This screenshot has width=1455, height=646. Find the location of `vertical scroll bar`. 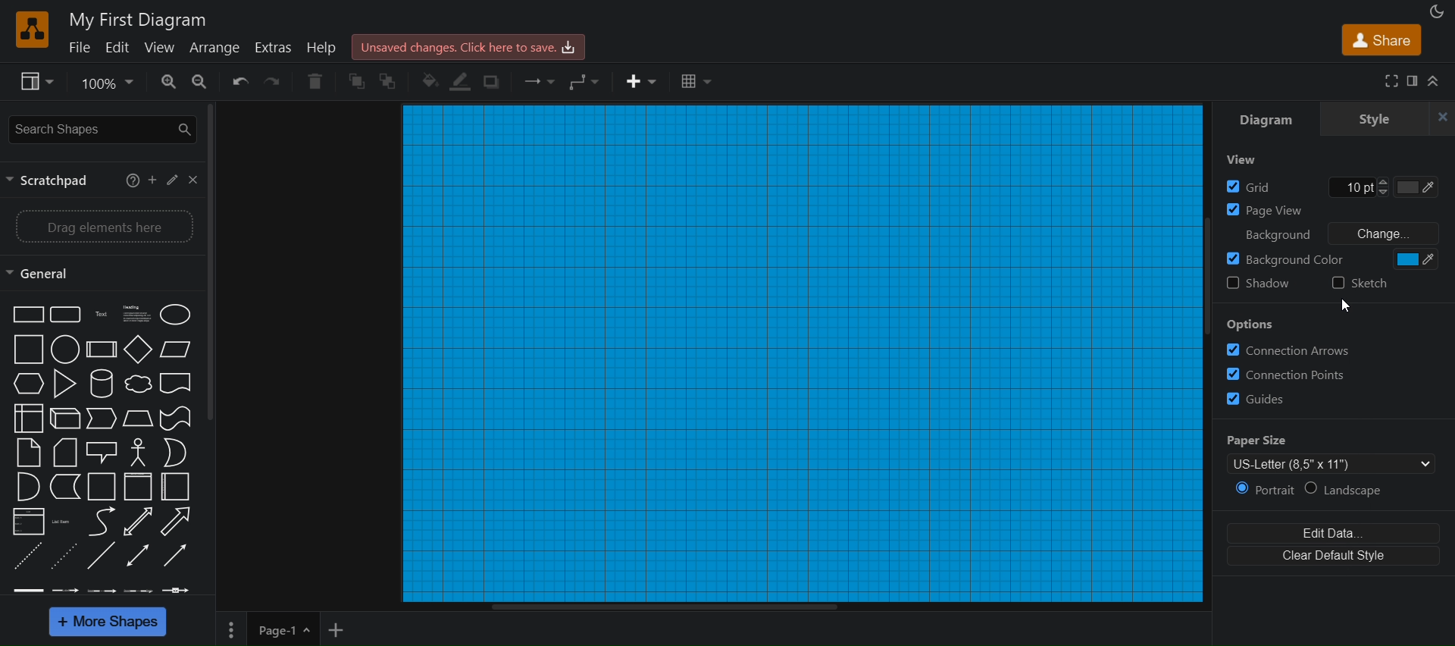

vertical scroll bar is located at coordinates (213, 265).